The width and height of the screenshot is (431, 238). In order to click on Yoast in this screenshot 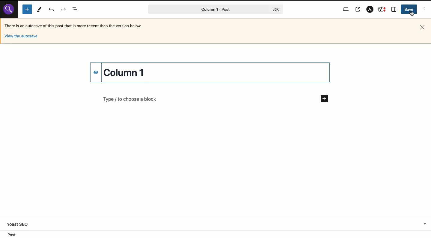, I will do `click(382, 9)`.